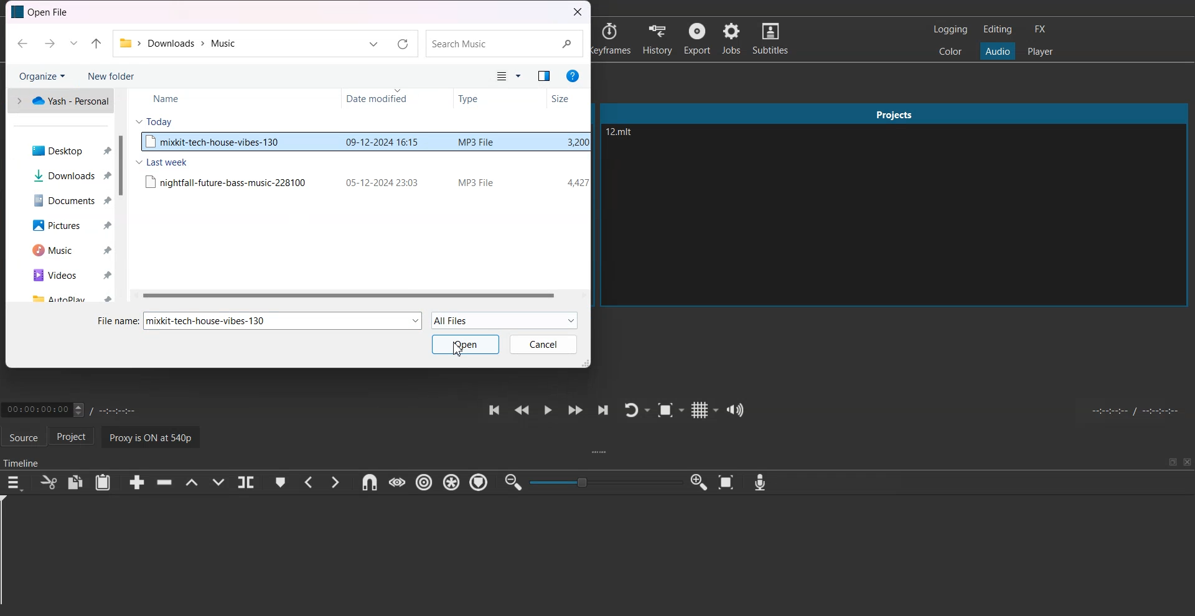 This screenshot has width=1195, height=616. What do you see at coordinates (122, 195) in the screenshot?
I see `Vertical Scroll bar` at bounding box center [122, 195].